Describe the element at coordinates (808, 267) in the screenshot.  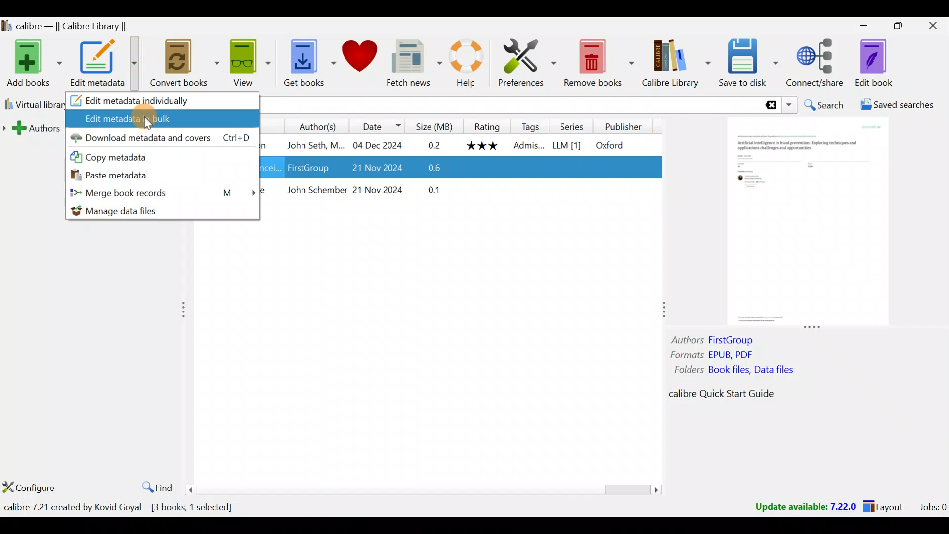
I see `Book preview column` at that location.